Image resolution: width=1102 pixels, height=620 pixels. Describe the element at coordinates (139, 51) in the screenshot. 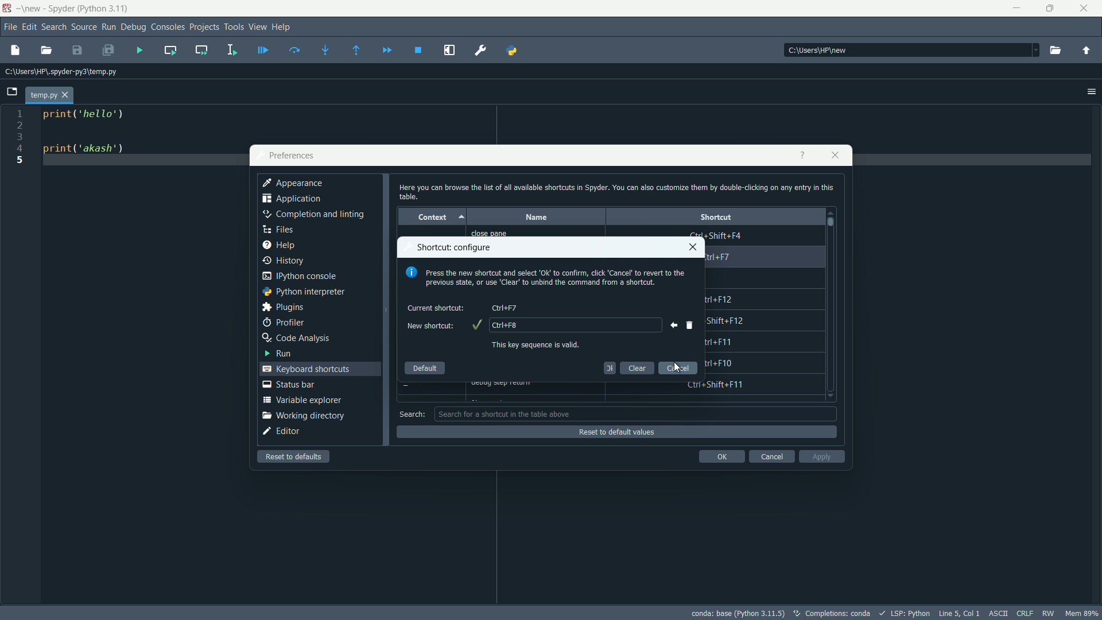

I see `debug file` at that location.